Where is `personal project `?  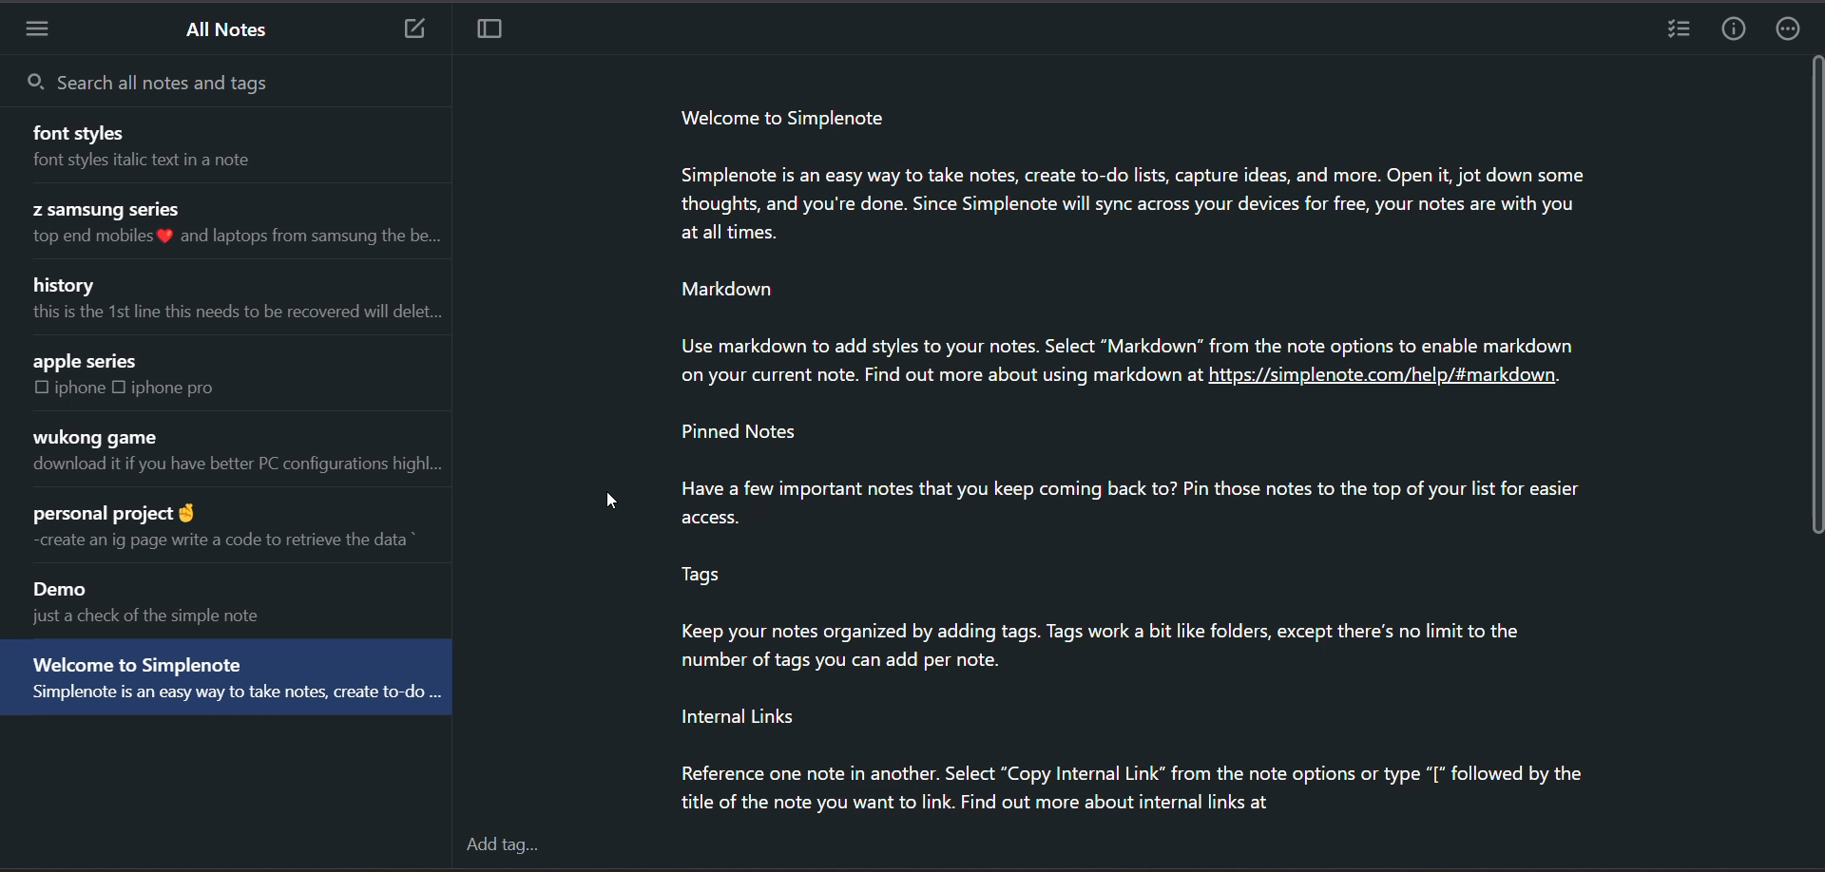 personal project  is located at coordinates (116, 515).